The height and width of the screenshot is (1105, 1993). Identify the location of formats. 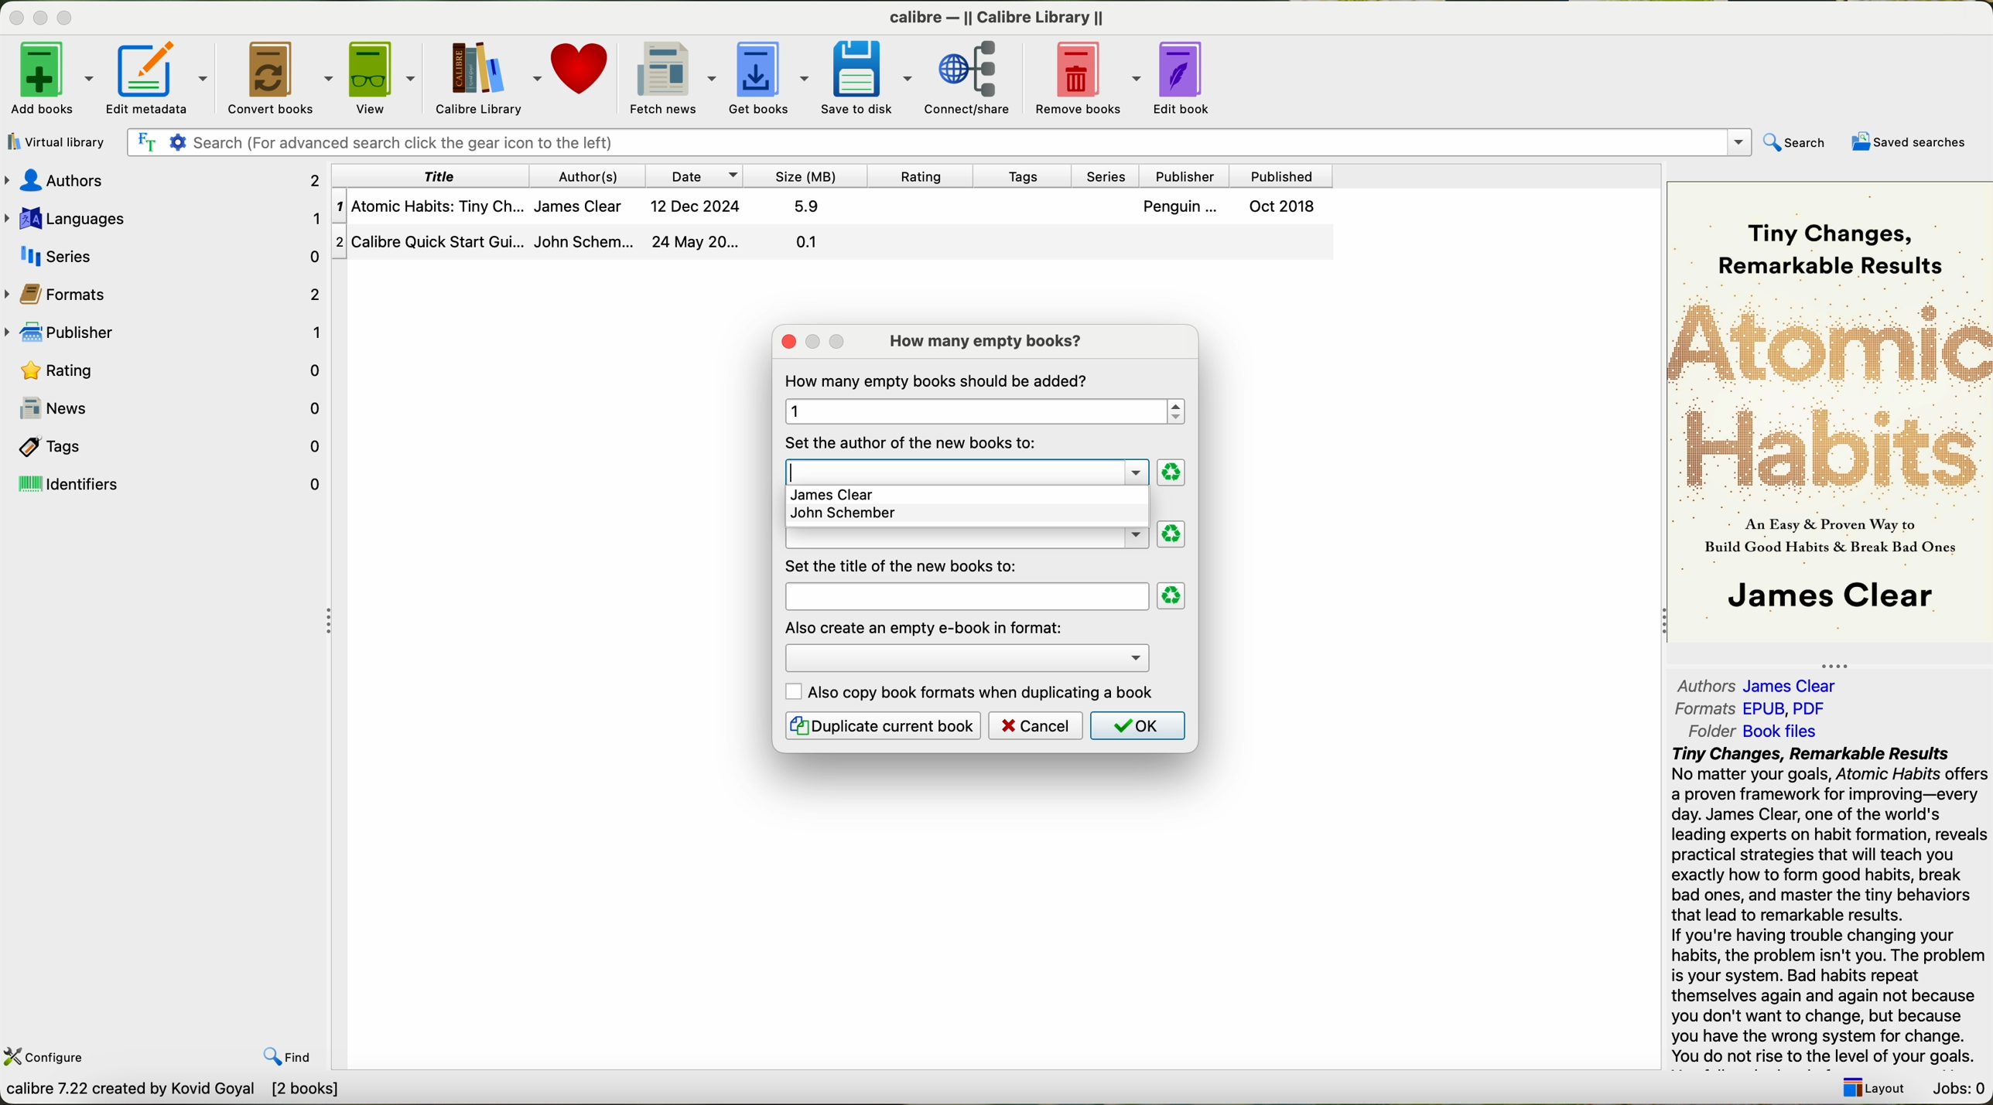
(1752, 708).